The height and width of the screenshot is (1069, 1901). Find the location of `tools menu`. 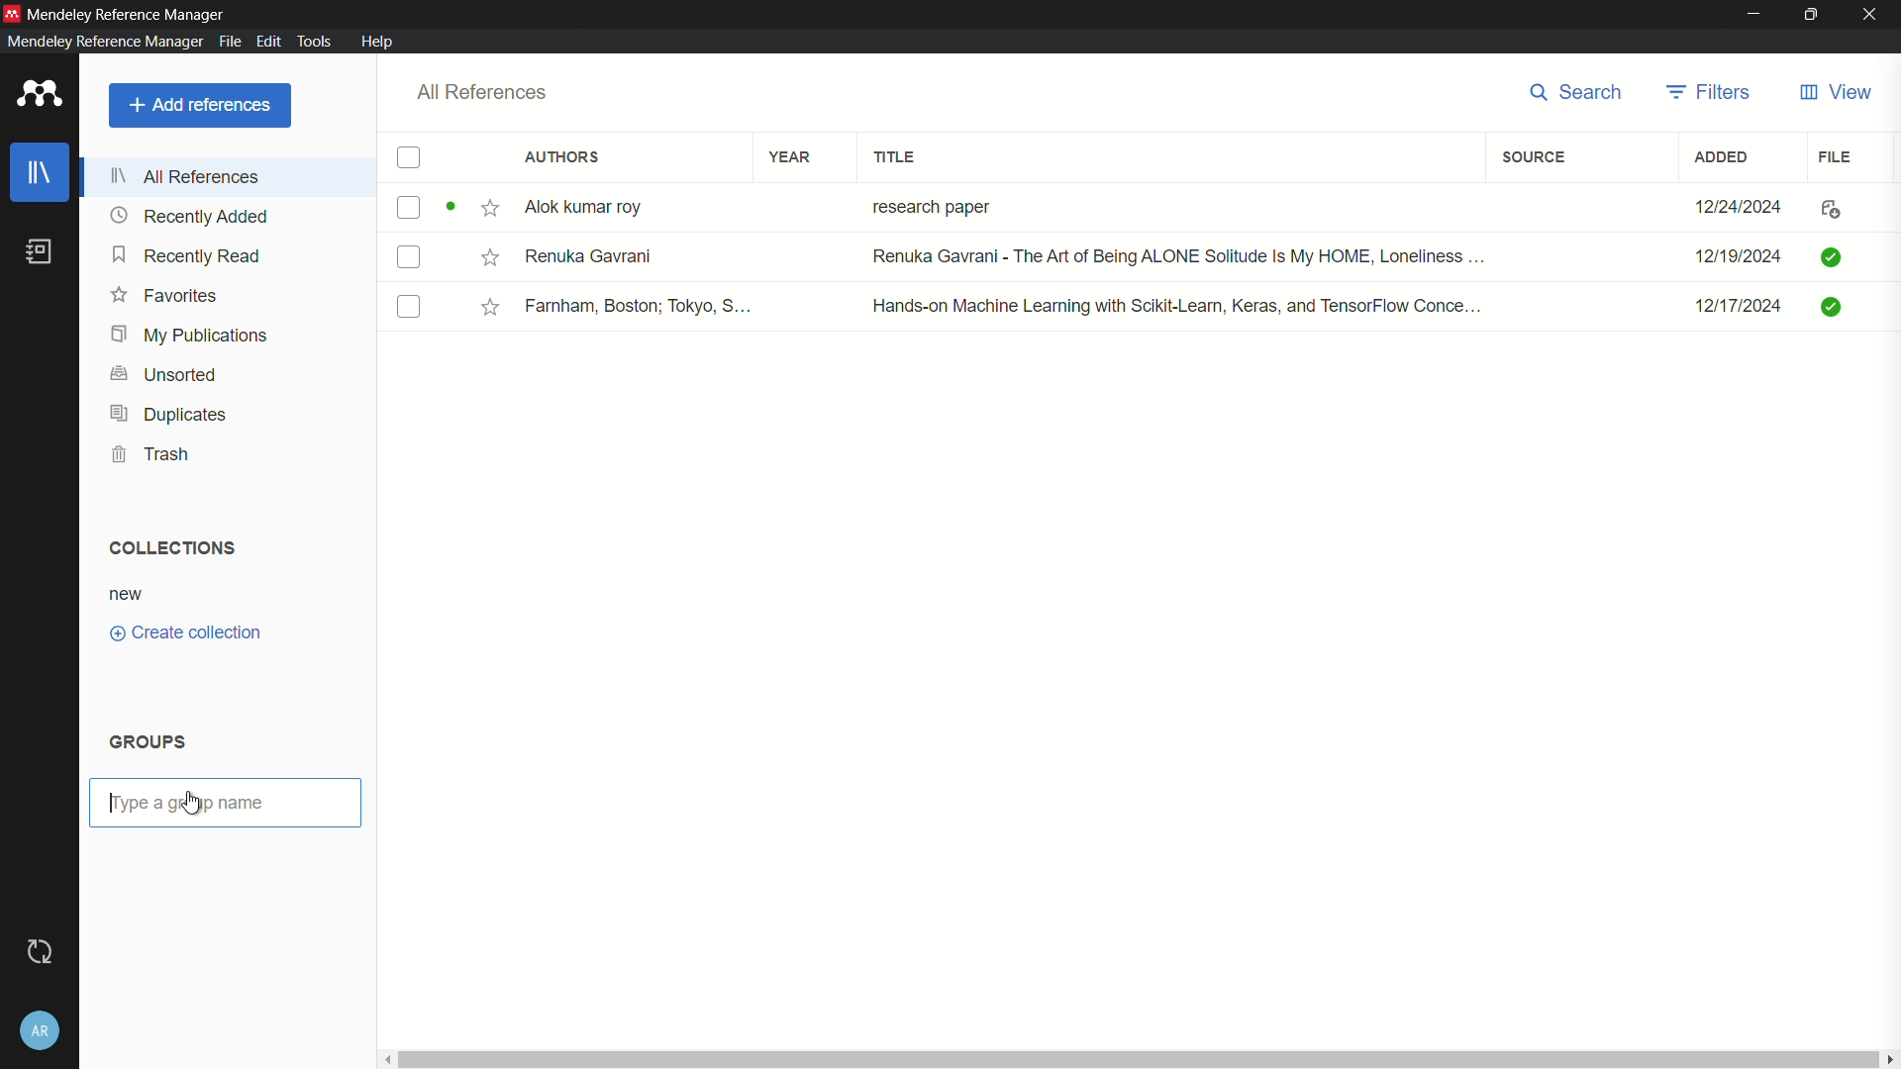

tools menu is located at coordinates (314, 41).